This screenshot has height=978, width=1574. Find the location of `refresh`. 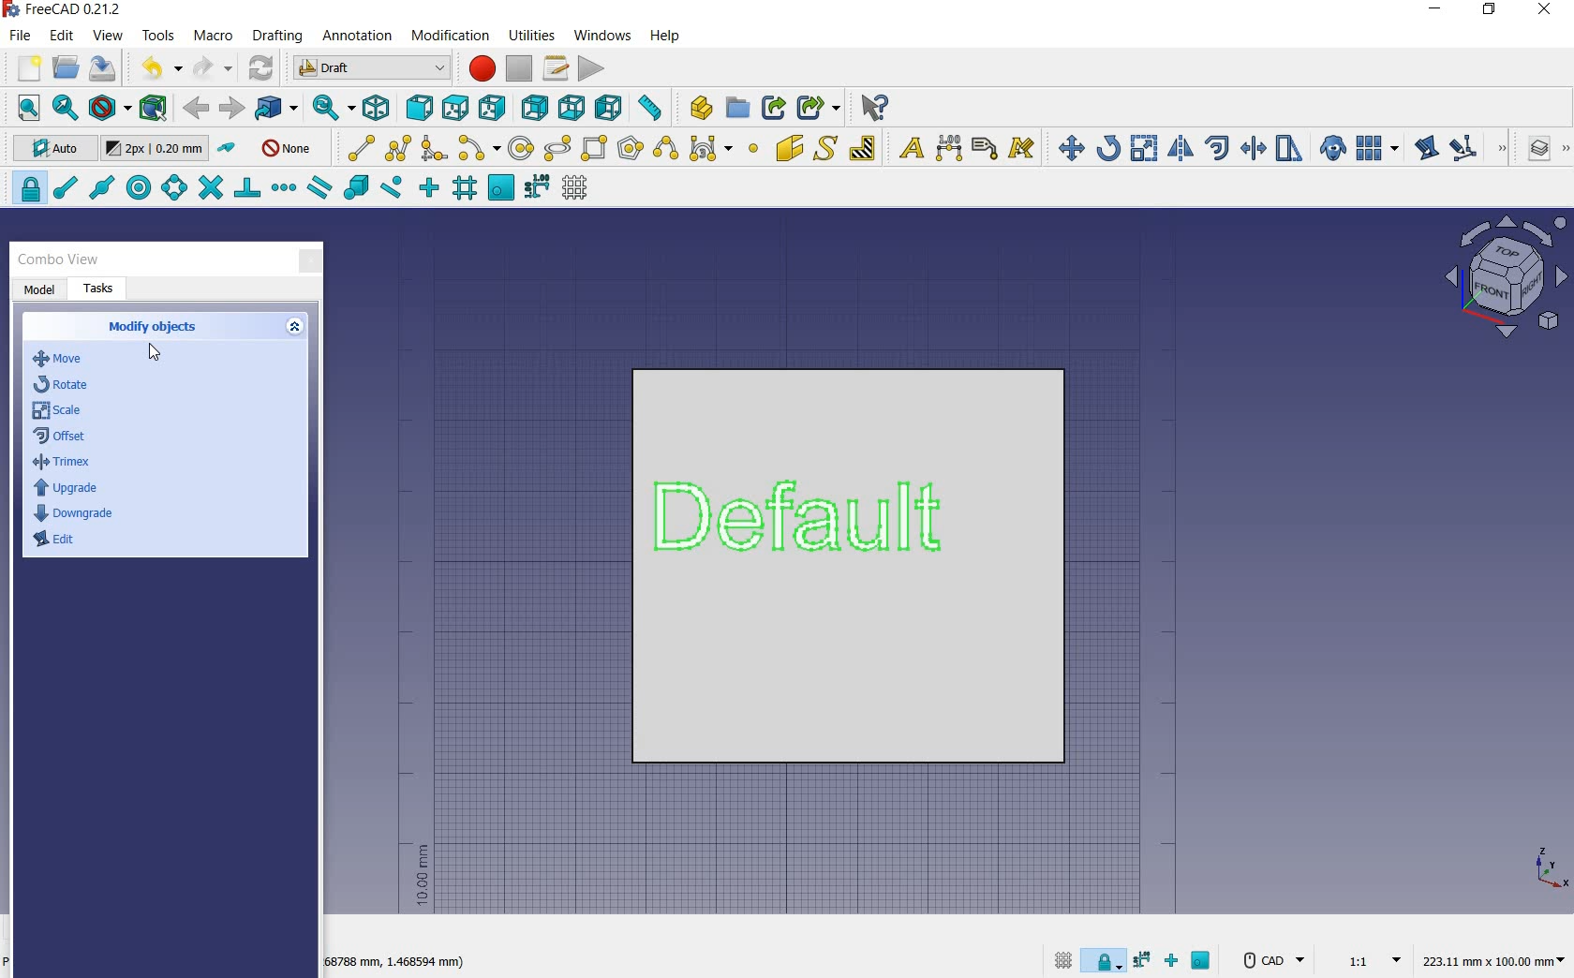

refresh is located at coordinates (262, 66).